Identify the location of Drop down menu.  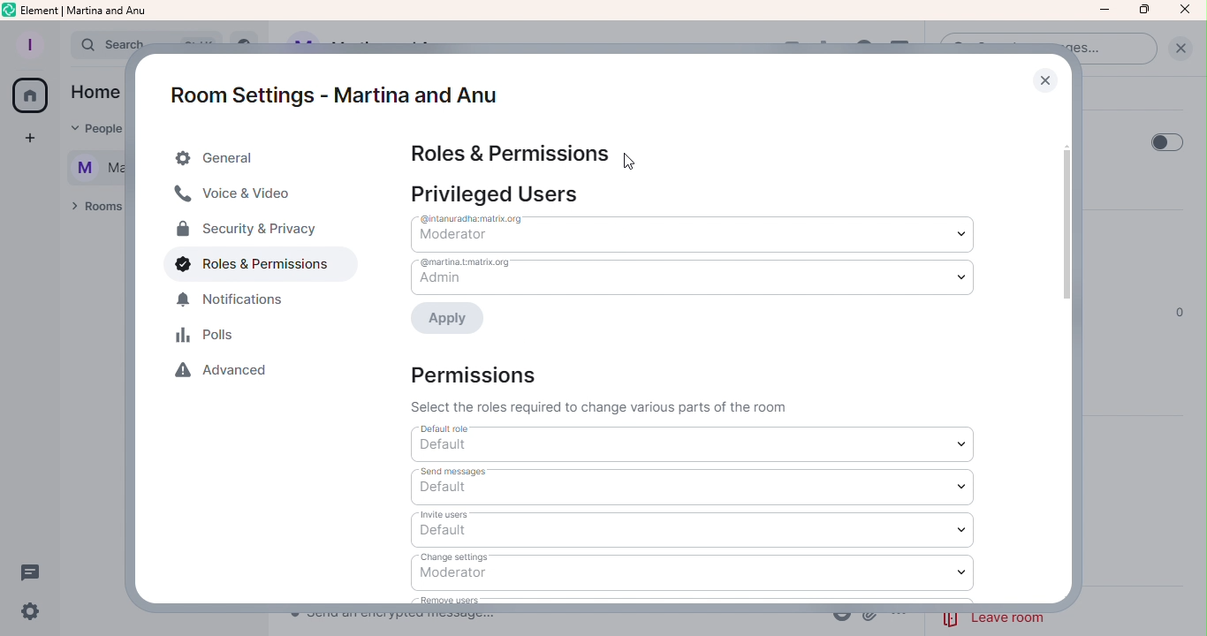
(691, 276).